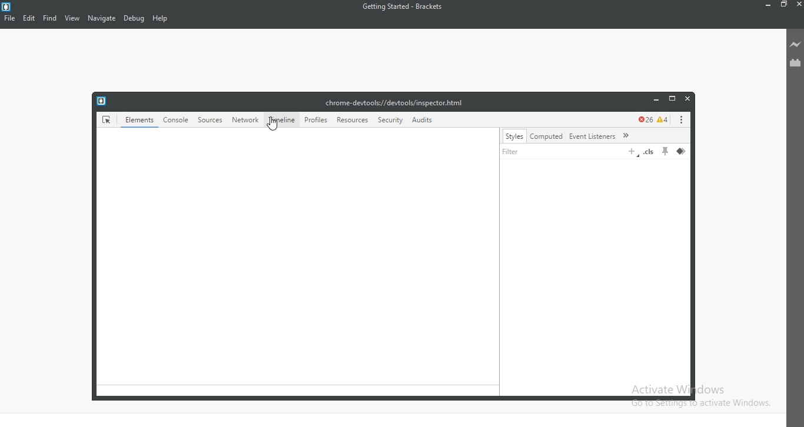 This screenshot has width=804, height=427. What do you see at coordinates (657, 99) in the screenshot?
I see `minimize` at bounding box center [657, 99].